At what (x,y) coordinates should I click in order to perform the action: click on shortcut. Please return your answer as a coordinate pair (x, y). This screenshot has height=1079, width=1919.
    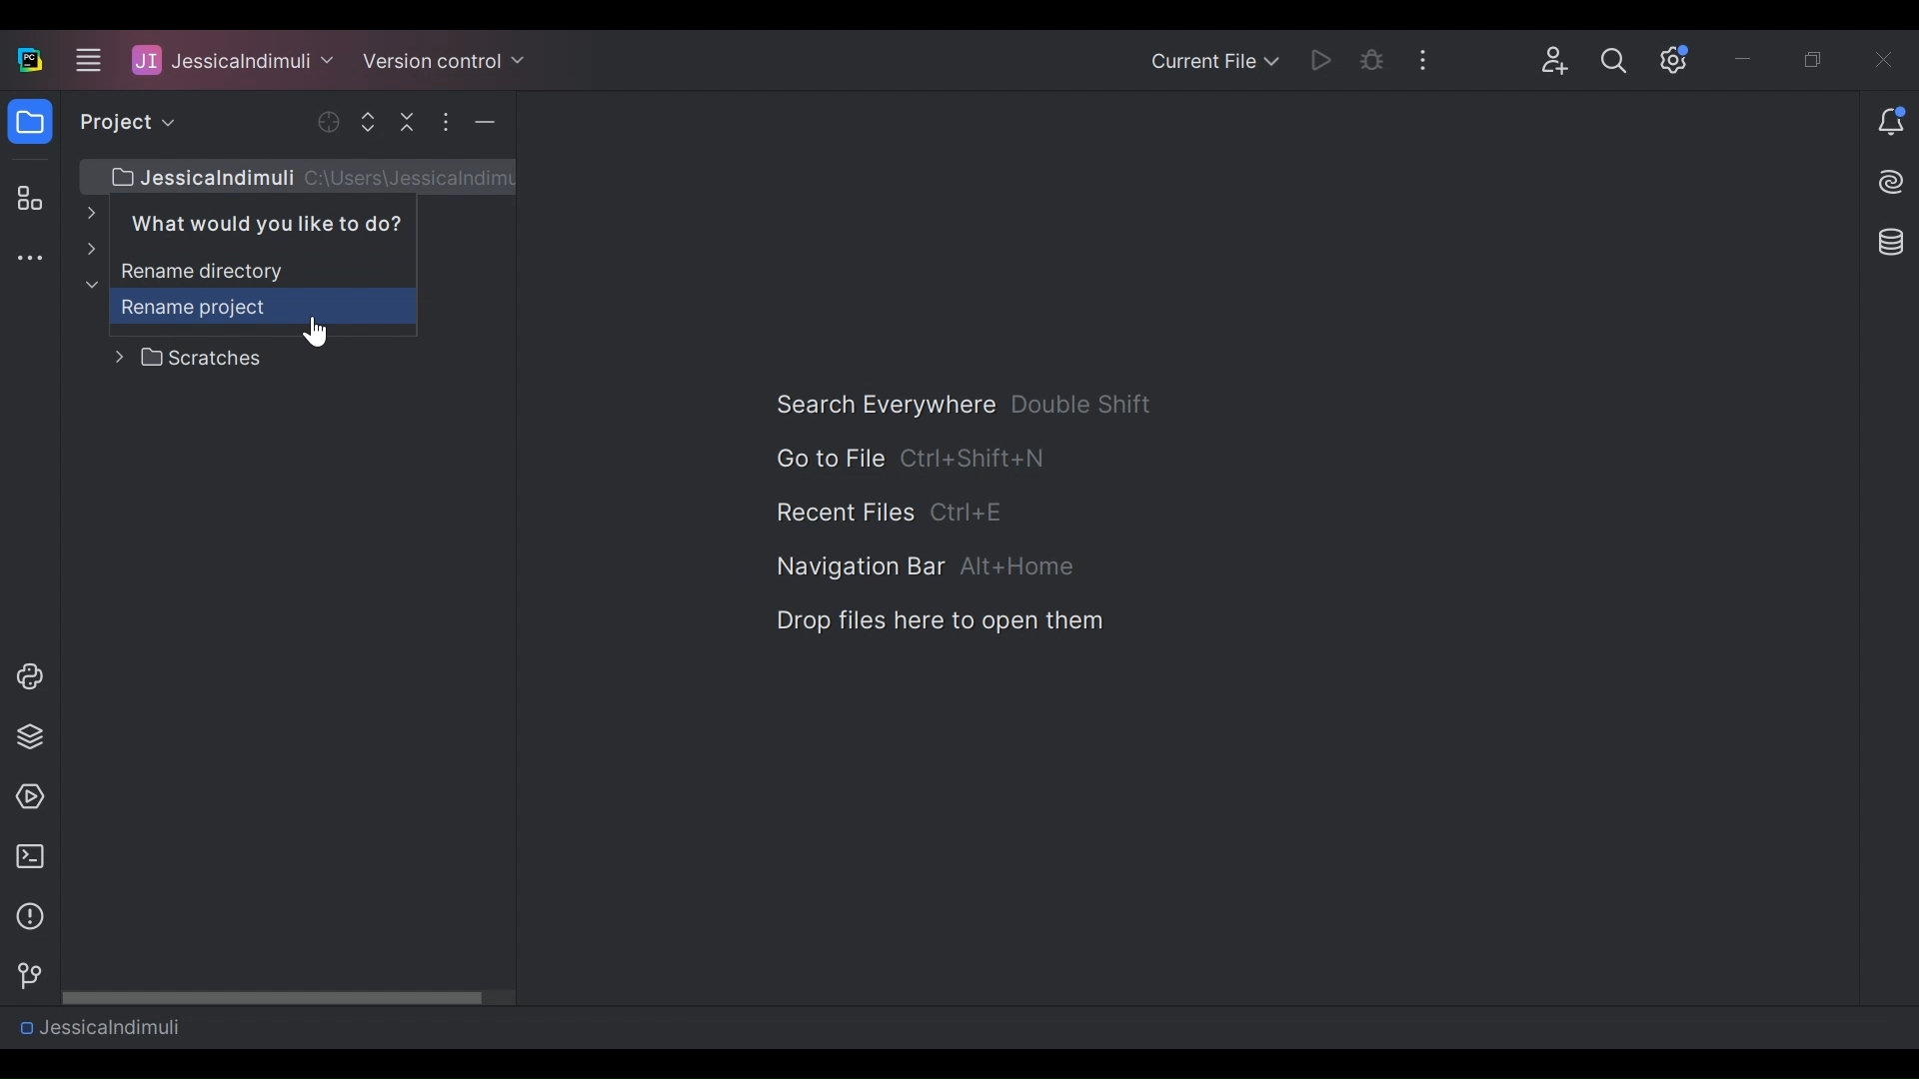
    Looking at the image, I should click on (1018, 567).